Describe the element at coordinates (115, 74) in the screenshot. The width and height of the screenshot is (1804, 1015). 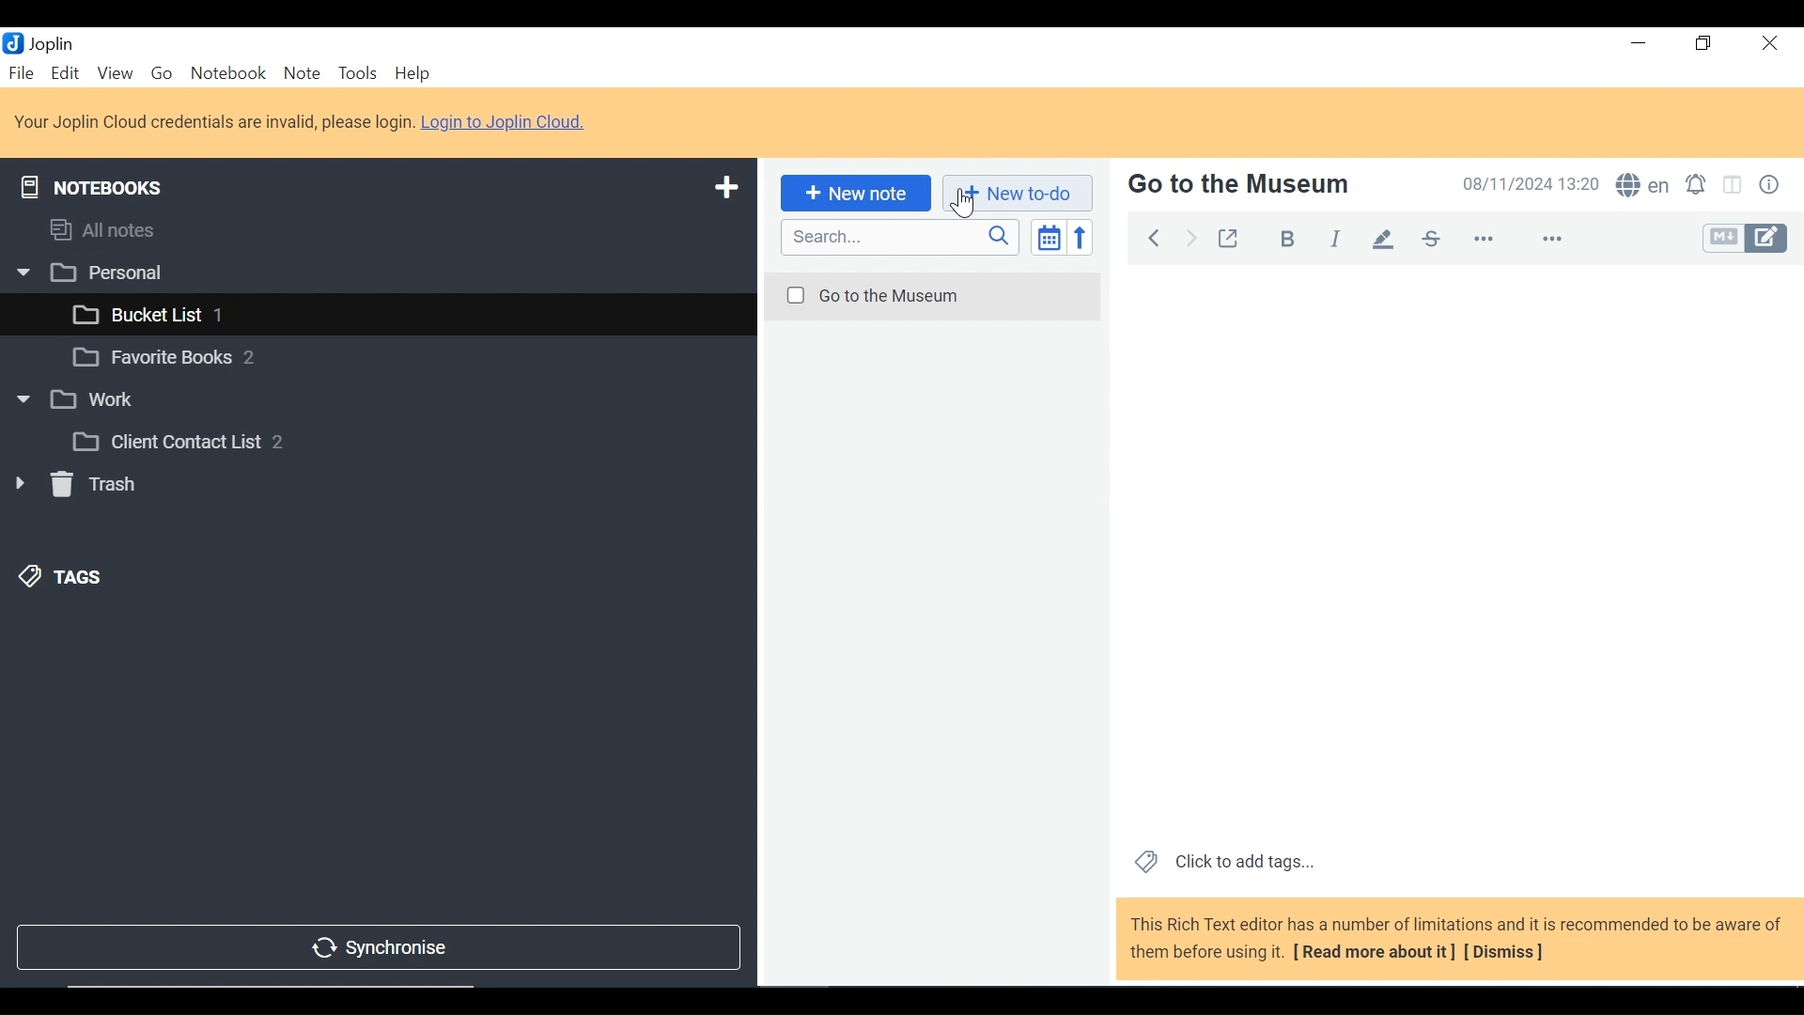
I see `View` at that location.